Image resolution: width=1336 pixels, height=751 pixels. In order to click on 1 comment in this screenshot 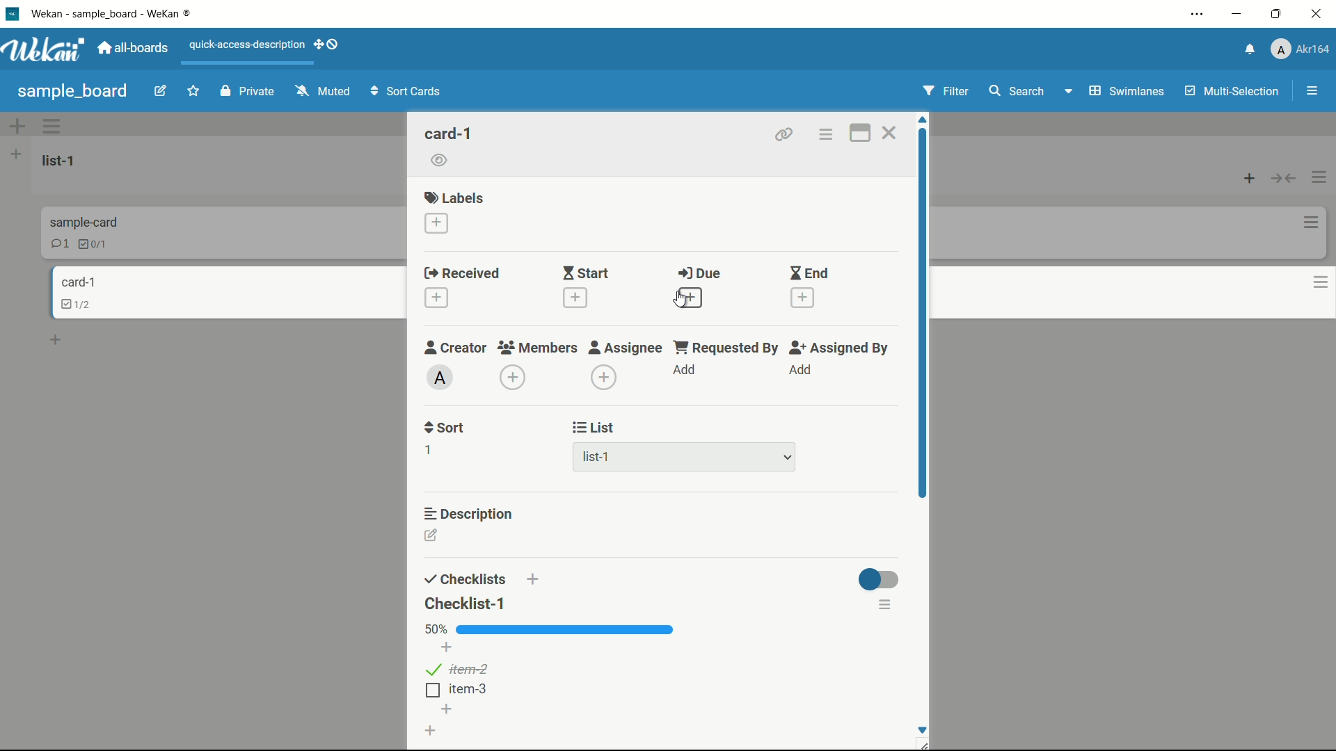, I will do `click(56, 245)`.